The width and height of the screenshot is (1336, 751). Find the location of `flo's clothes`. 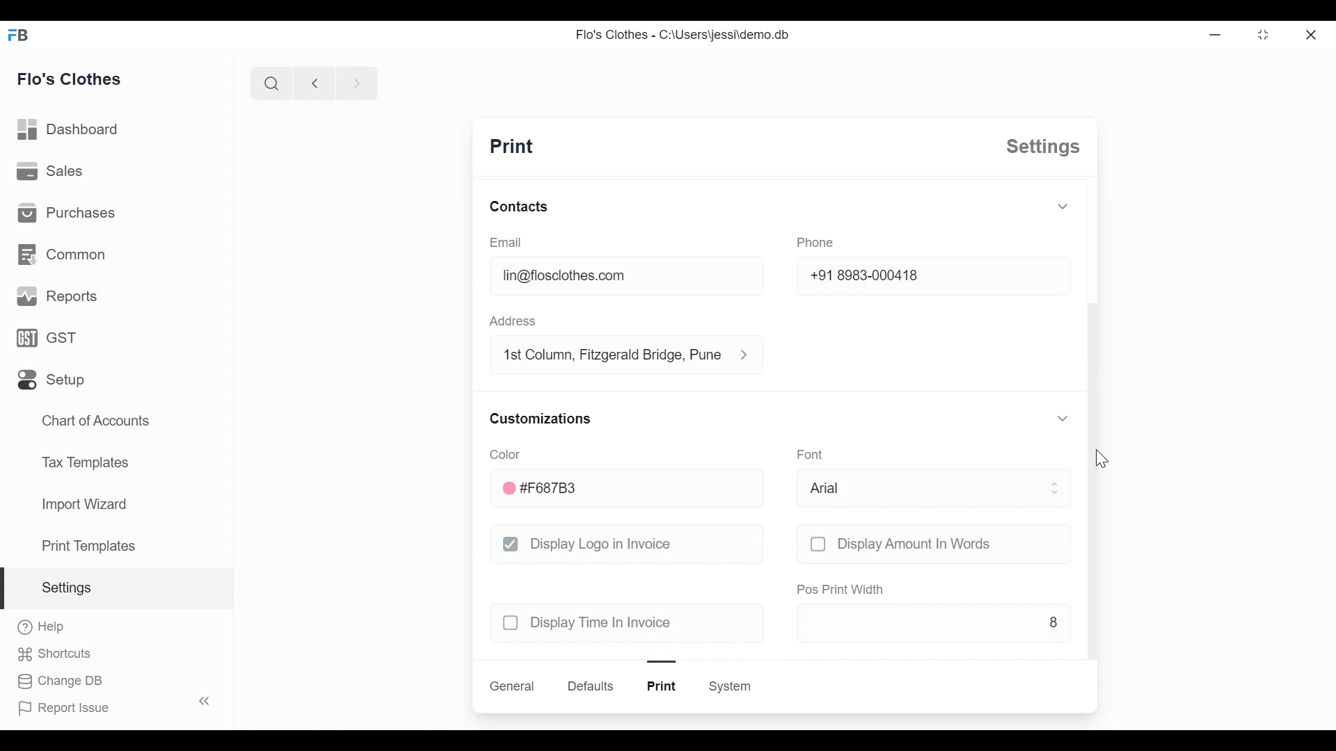

flo's clothes is located at coordinates (70, 79).